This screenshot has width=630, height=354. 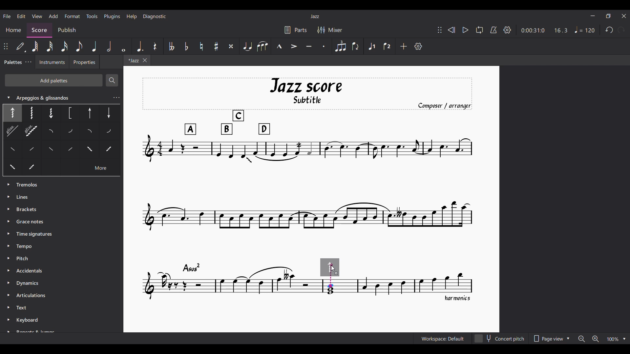 What do you see at coordinates (89, 114) in the screenshot?
I see `` at bounding box center [89, 114].